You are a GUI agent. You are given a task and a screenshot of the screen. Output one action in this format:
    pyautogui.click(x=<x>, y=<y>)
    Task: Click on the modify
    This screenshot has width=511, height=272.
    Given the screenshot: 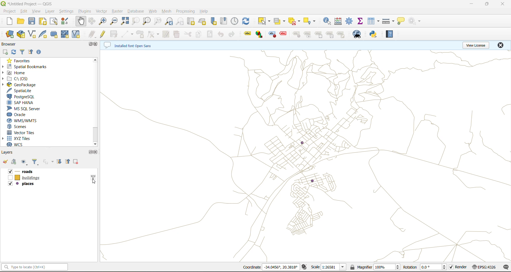 What is the action you would take?
    pyautogui.click(x=166, y=34)
    